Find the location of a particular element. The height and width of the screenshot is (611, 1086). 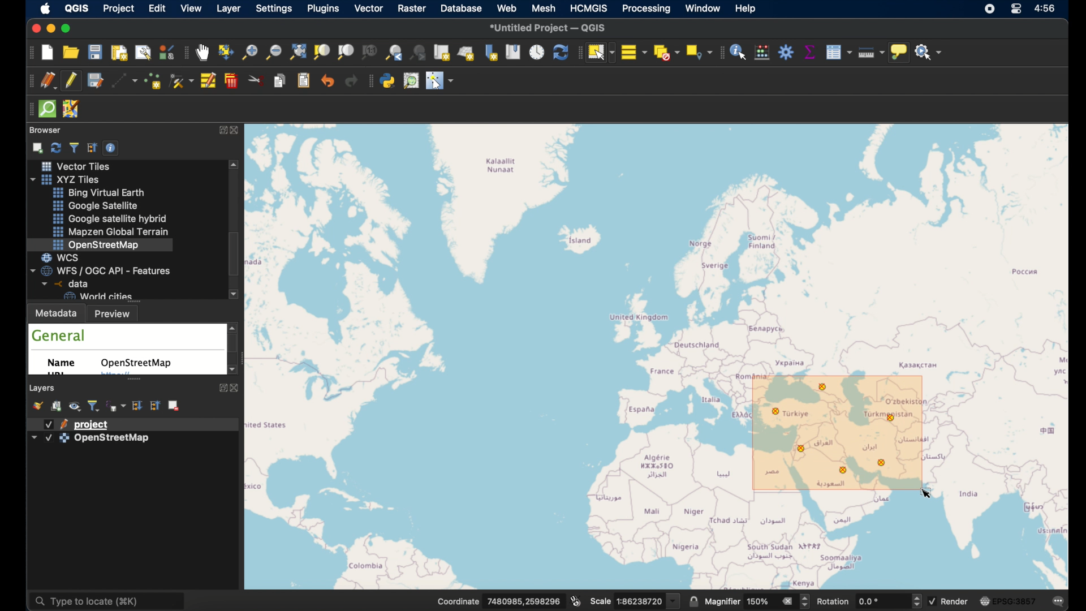

filter legend by expression is located at coordinates (117, 405).